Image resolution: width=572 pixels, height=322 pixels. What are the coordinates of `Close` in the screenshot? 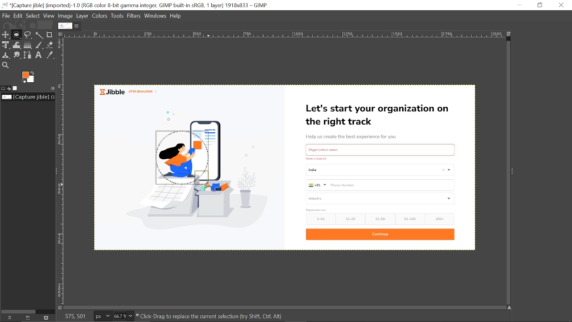 It's located at (561, 5).